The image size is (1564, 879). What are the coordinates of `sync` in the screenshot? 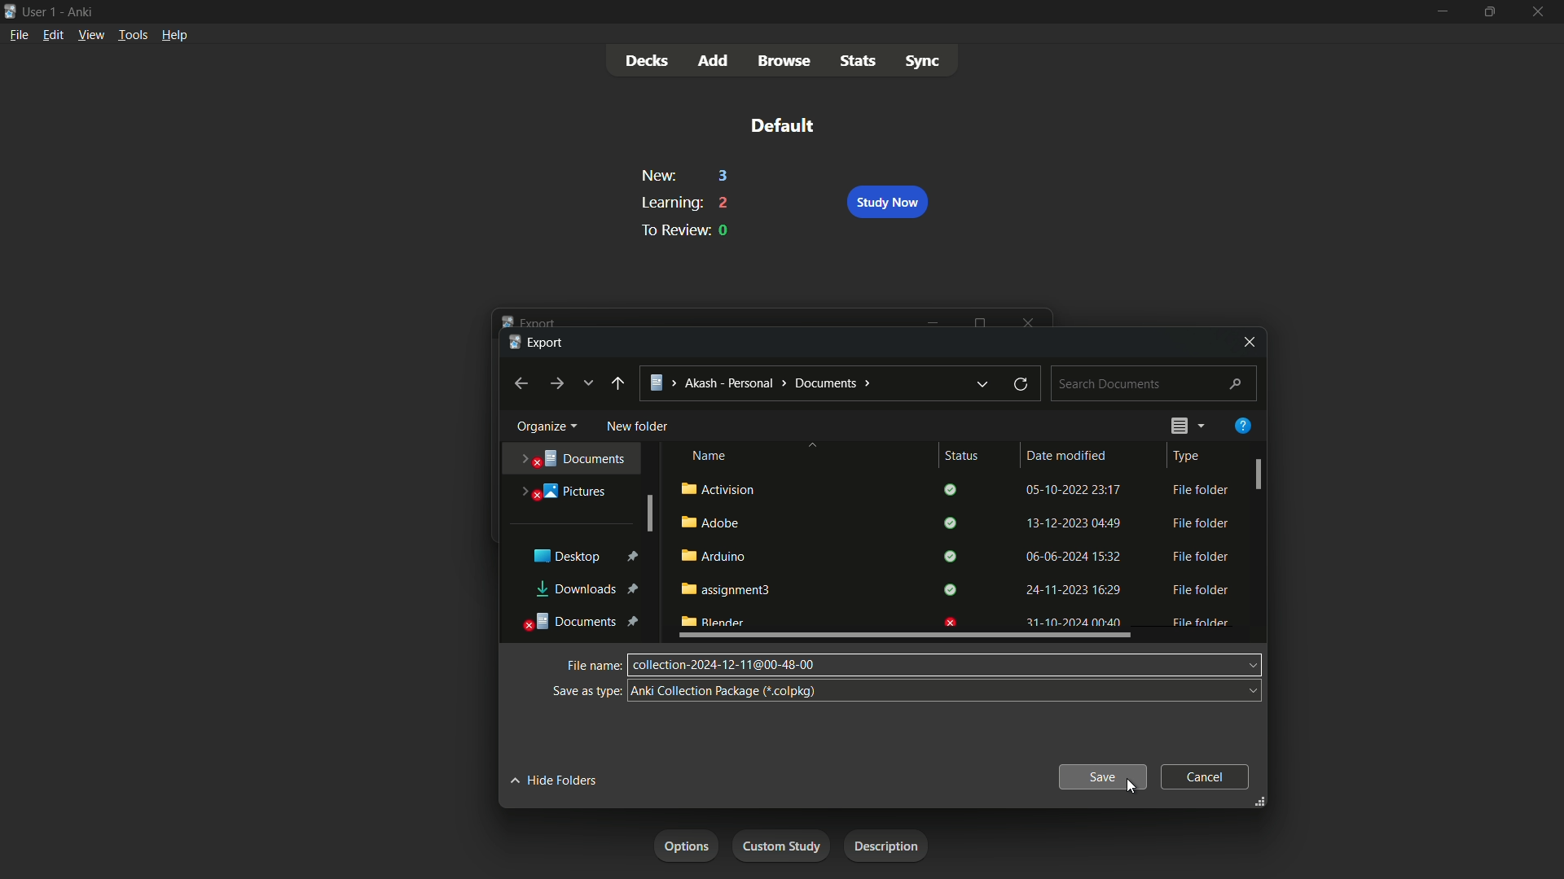 It's located at (922, 59).